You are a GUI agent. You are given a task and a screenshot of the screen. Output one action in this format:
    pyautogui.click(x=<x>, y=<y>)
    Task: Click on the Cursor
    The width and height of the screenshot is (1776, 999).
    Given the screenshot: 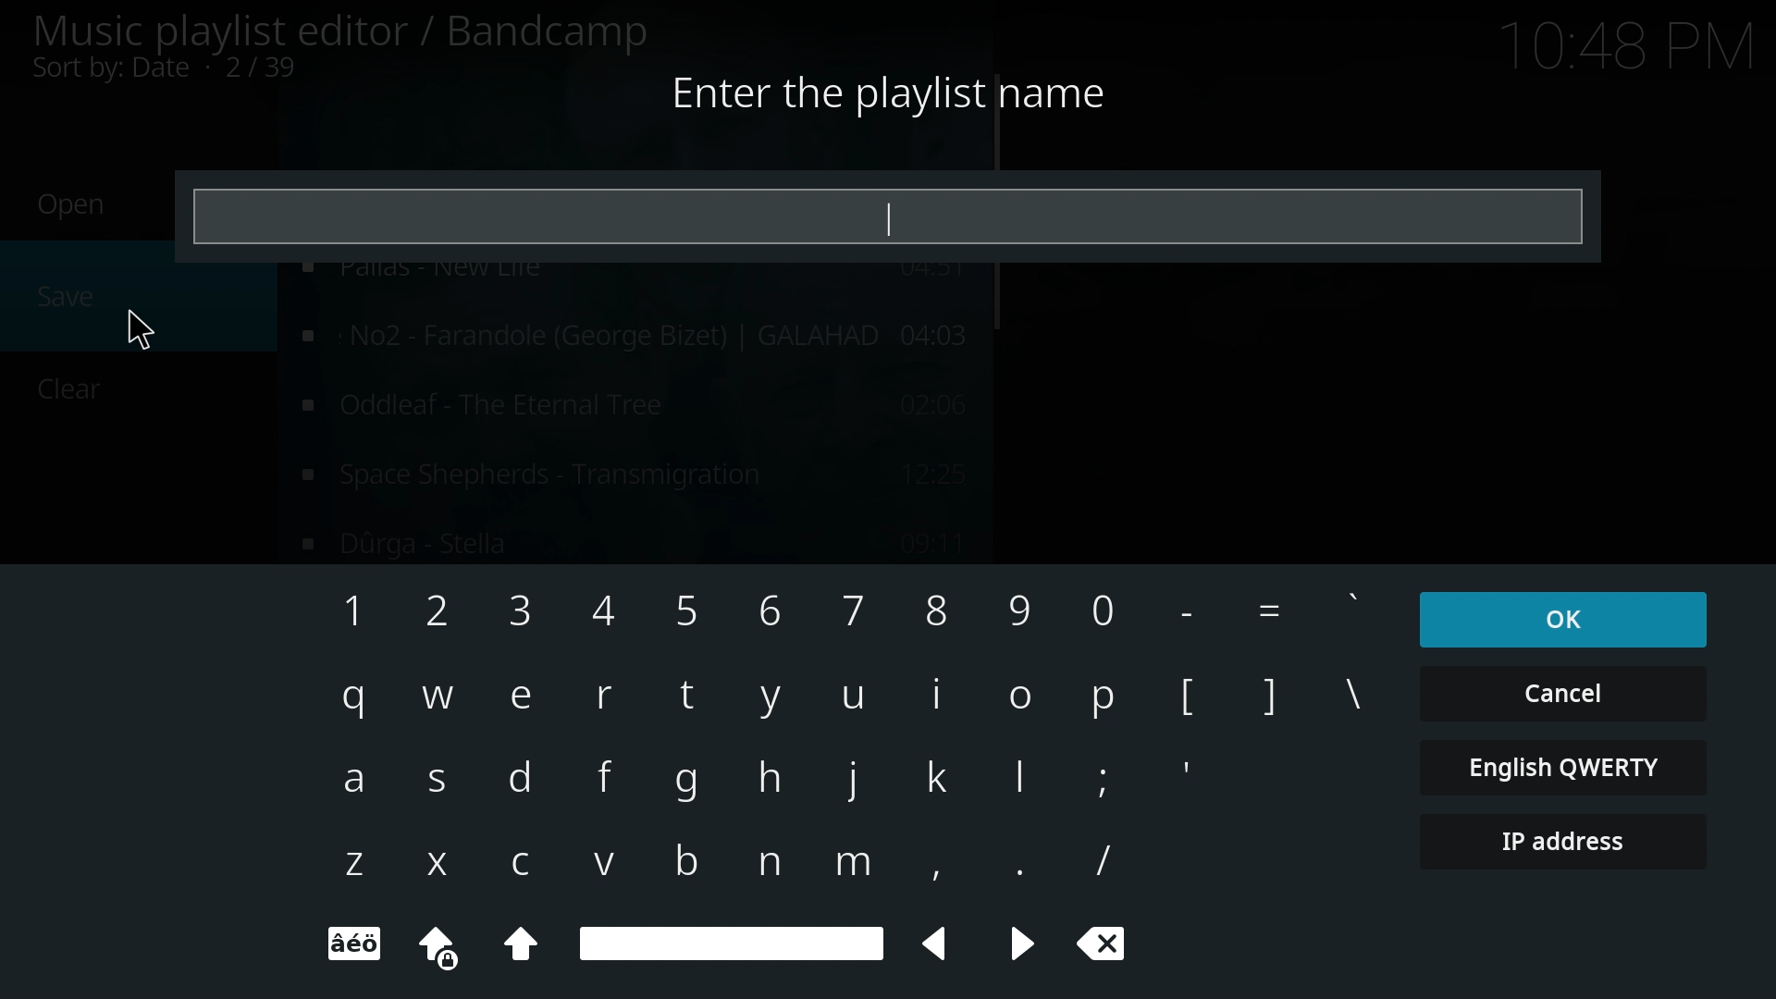 What is the action you would take?
    pyautogui.click(x=133, y=337)
    